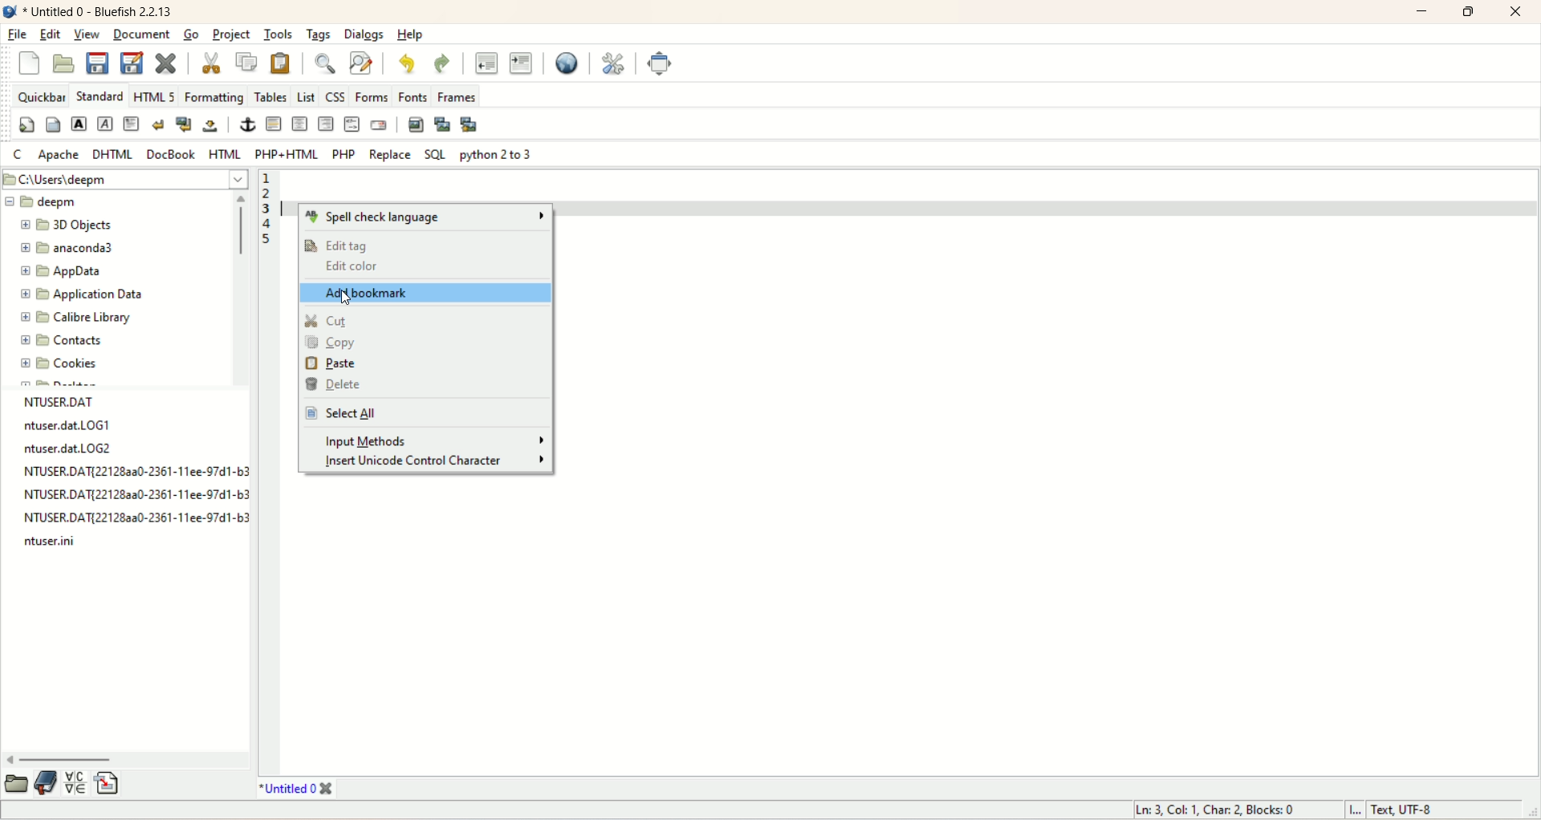 The height and width of the screenshot is (820, 1541). What do you see at coordinates (138, 496) in the screenshot?
I see `file name` at bounding box center [138, 496].